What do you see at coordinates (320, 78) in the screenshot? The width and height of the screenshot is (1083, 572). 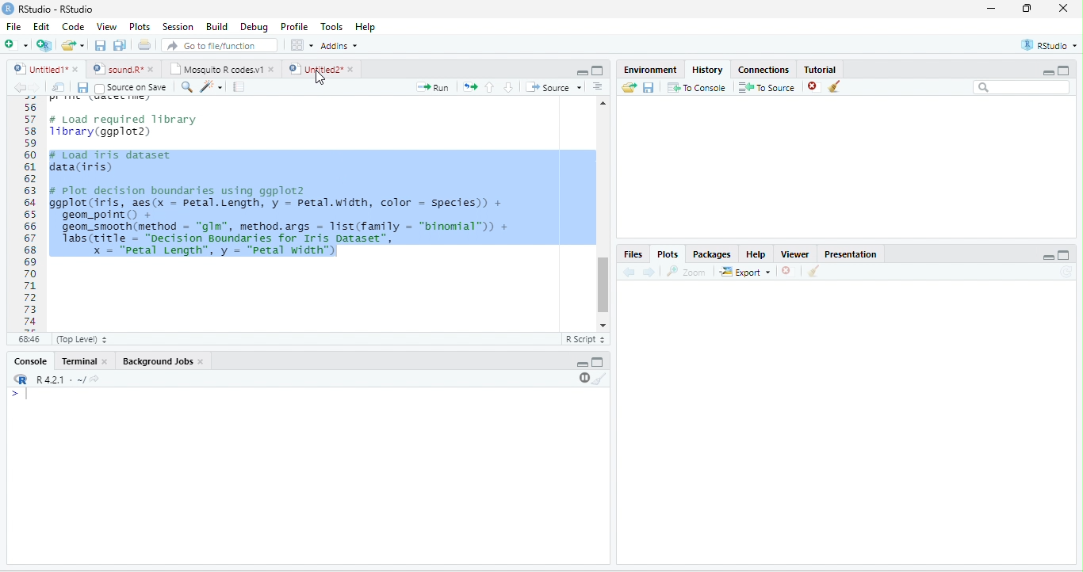 I see `cursor` at bounding box center [320, 78].